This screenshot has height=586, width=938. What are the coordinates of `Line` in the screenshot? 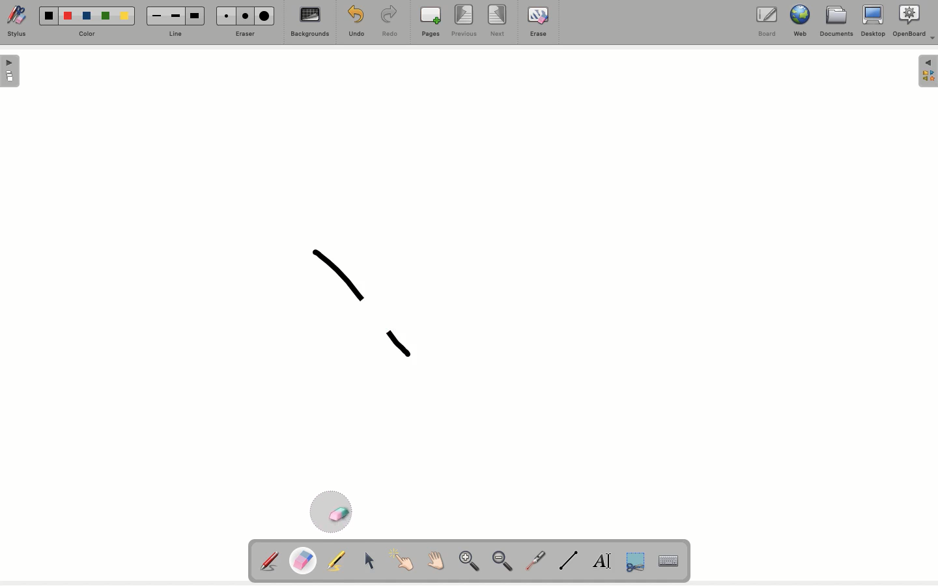 It's located at (570, 561).